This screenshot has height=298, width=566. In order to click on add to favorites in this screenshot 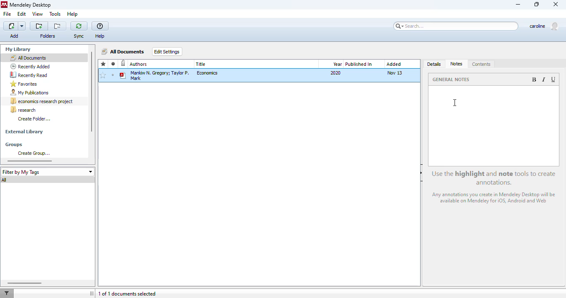, I will do `click(103, 76)`.